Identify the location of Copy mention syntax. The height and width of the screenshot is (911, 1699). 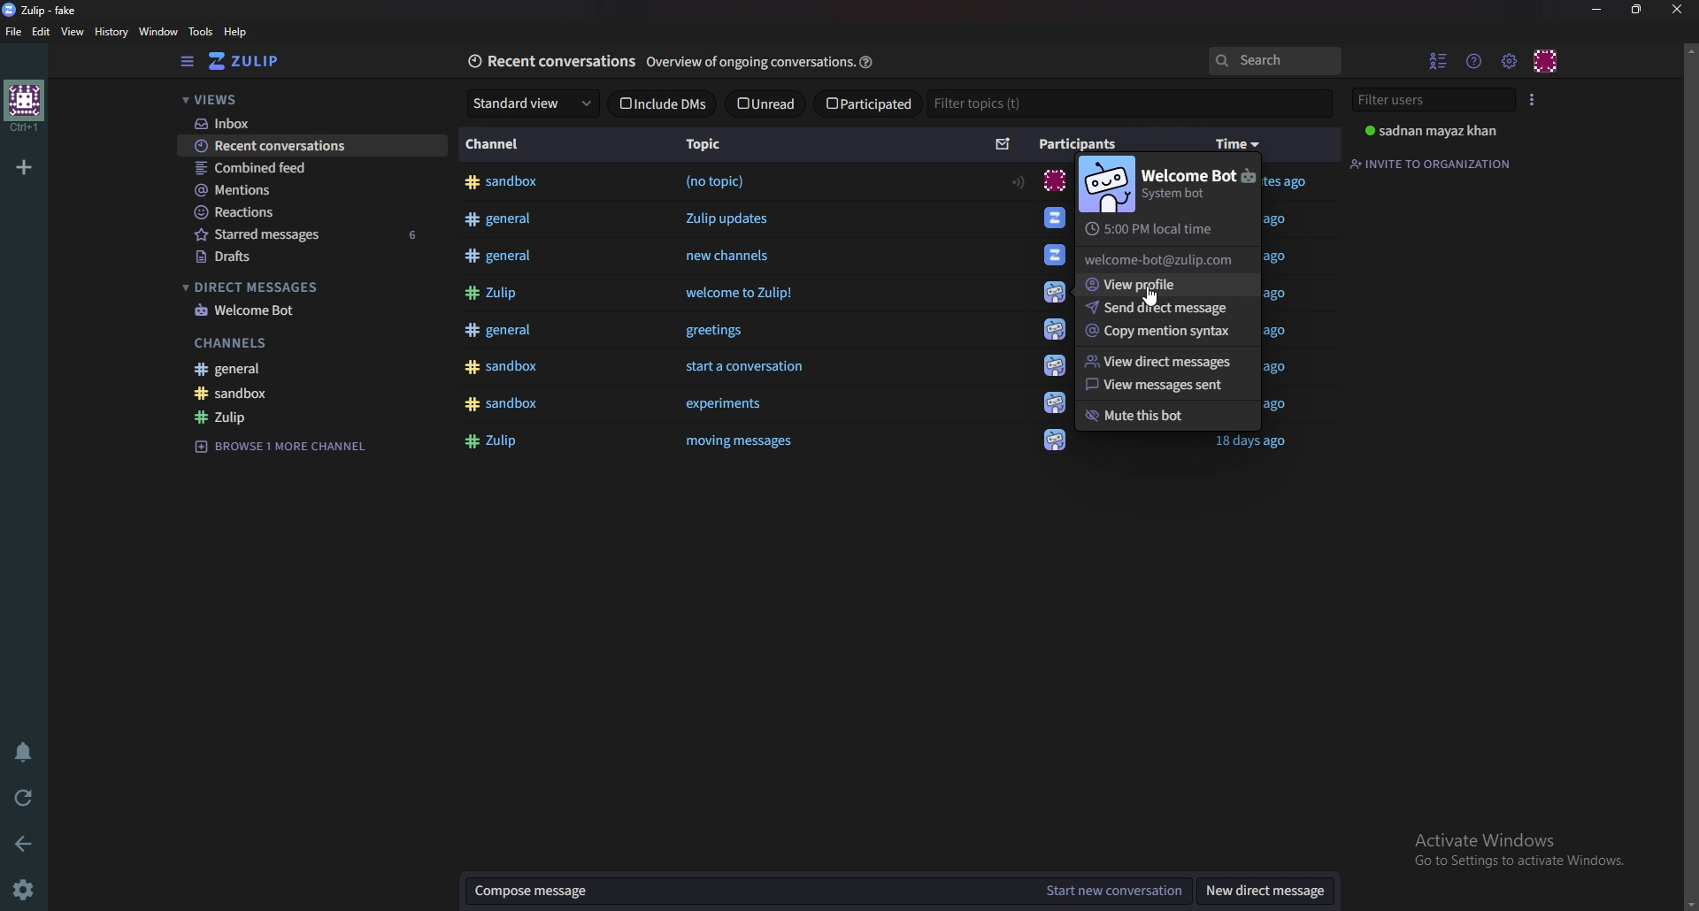
(1164, 332).